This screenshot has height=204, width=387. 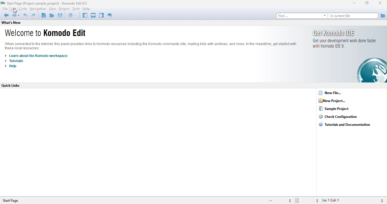 What do you see at coordinates (52, 16) in the screenshot?
I see `open` at bounding box center [52, 16].